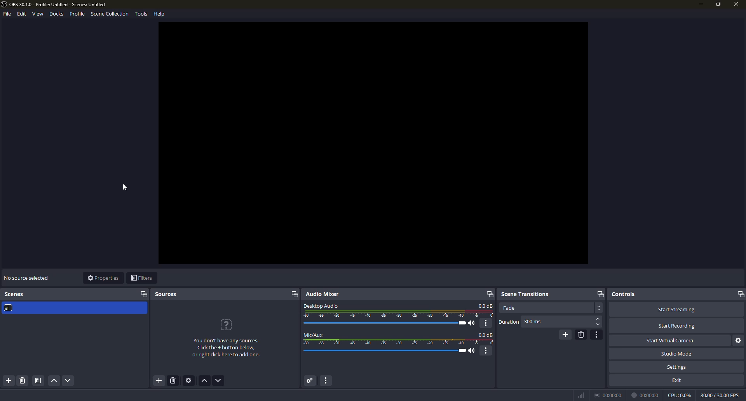 The width and height of the screenshot is (746, 401). What do you see at coordinates (486, 335) in the screenshot?
I see `db` at bounding box center [486, 335].